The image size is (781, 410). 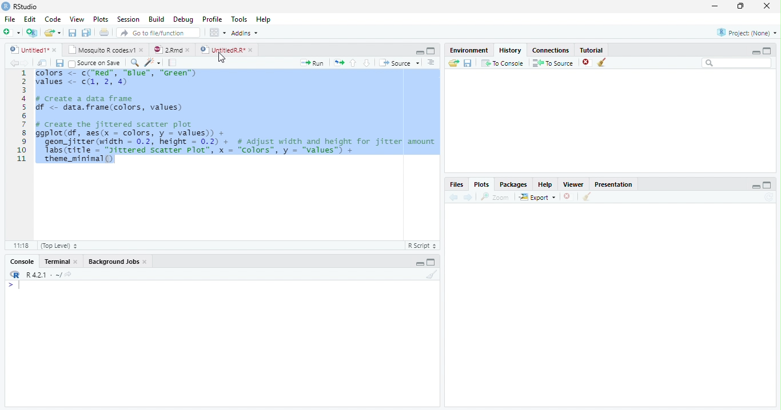 I want to click on Go to file/function, so click(x=158, y=33).